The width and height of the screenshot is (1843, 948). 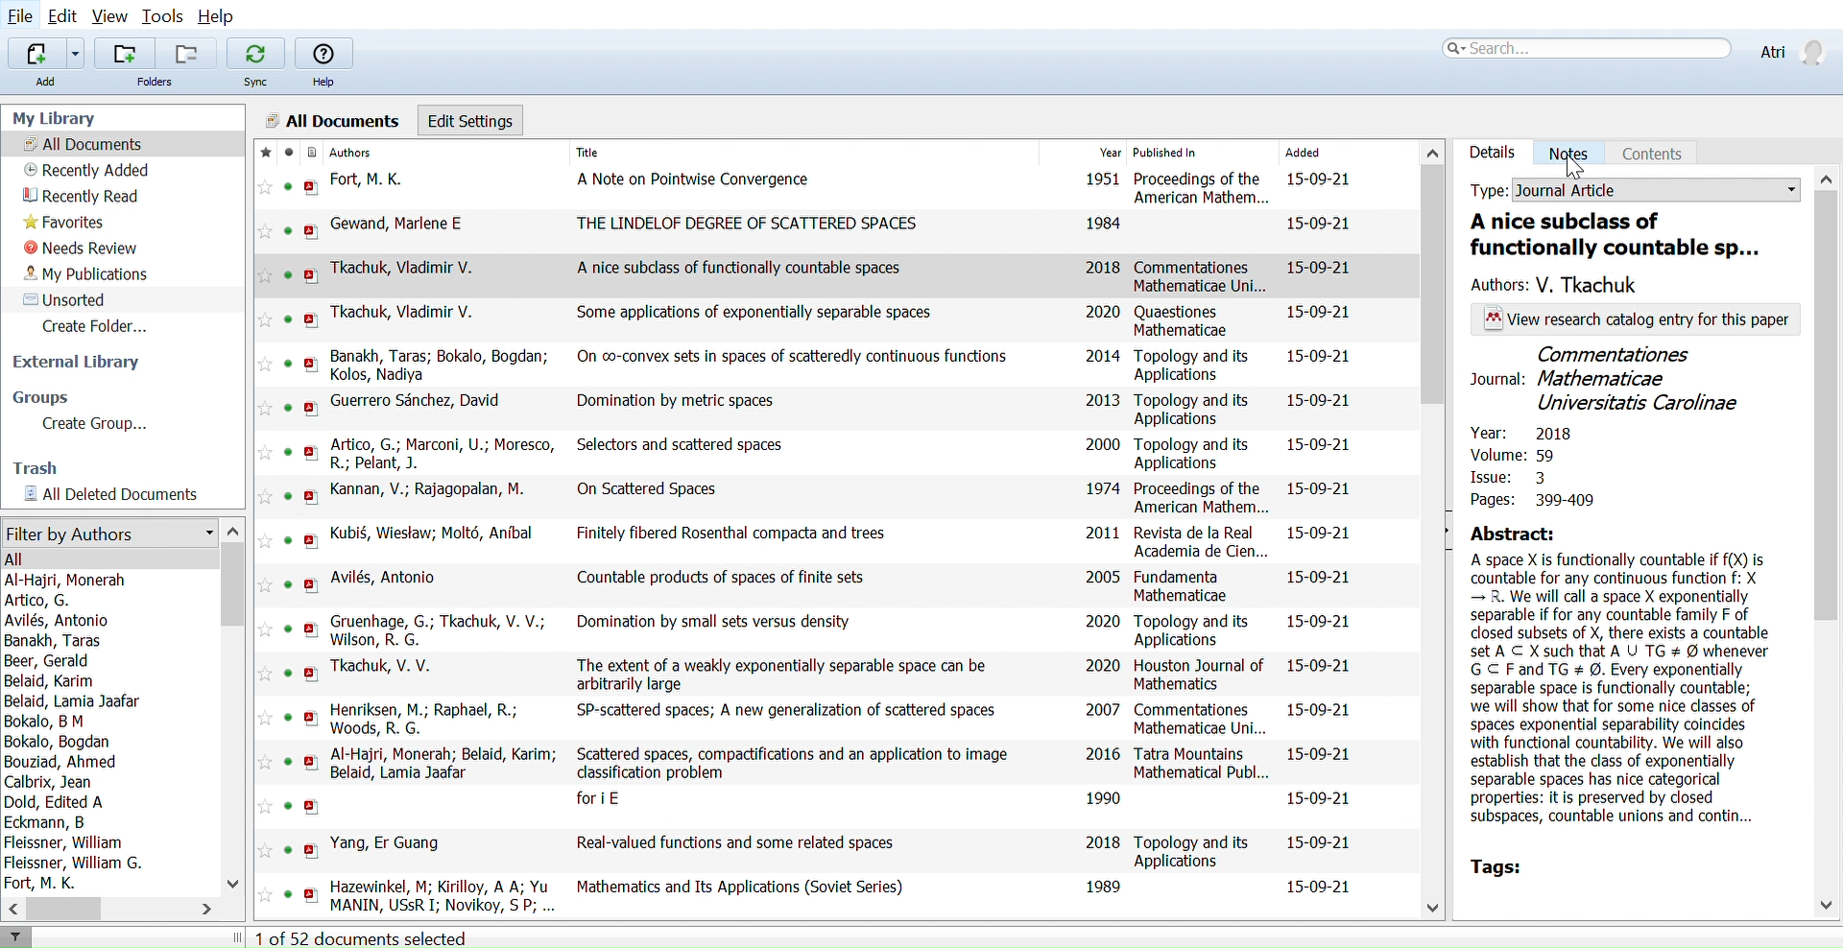 What do you see at coordinates (312, 895) in the screenshot?
I see `open PDF` at bounding box center [312, 895].